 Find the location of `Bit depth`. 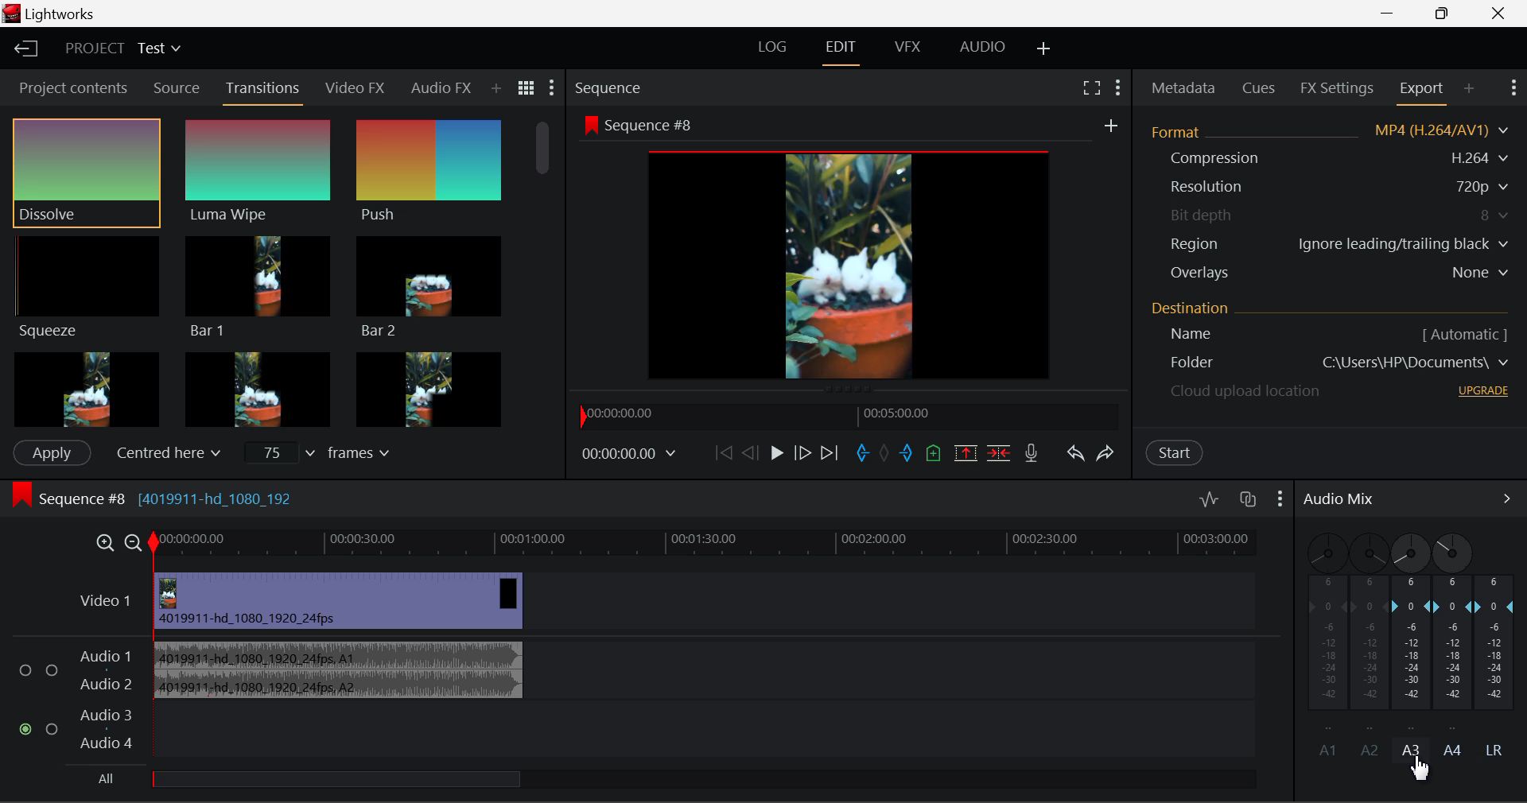

Bit depth is located at coordinates (1328, 215).